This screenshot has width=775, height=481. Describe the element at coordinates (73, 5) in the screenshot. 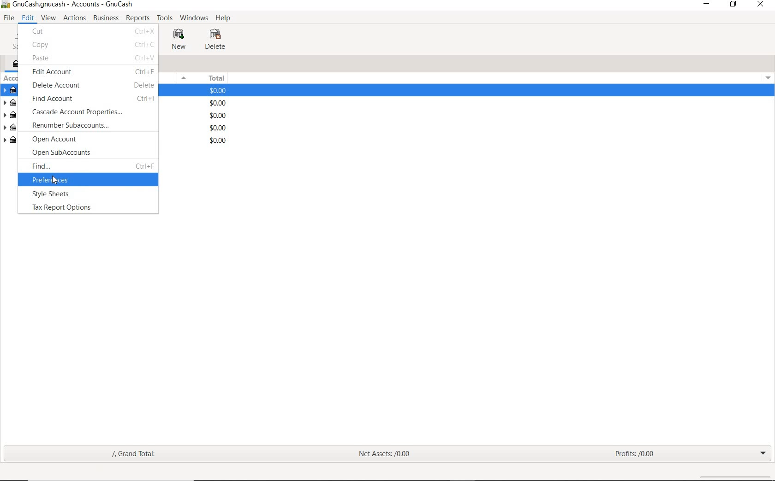

I see `system name` at that location.